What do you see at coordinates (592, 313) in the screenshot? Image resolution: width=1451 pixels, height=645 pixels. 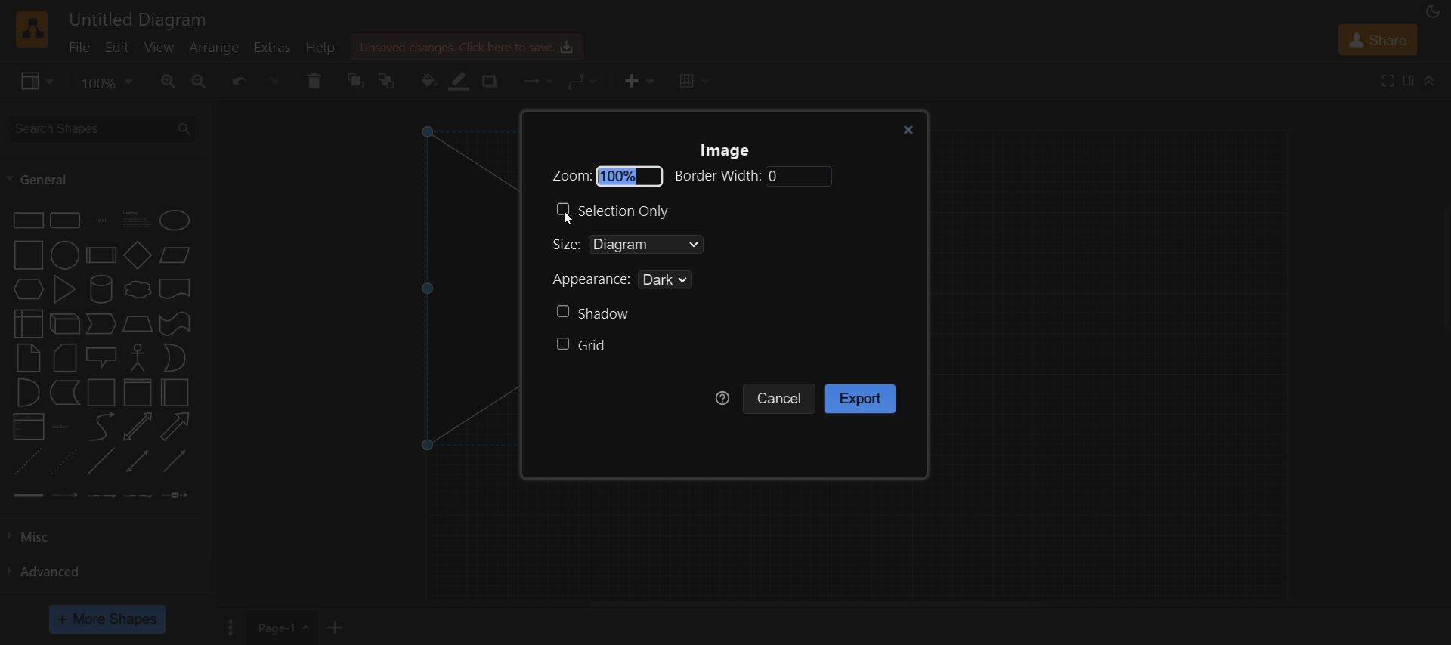 I see `shadow` at bounding box center [592, 313].